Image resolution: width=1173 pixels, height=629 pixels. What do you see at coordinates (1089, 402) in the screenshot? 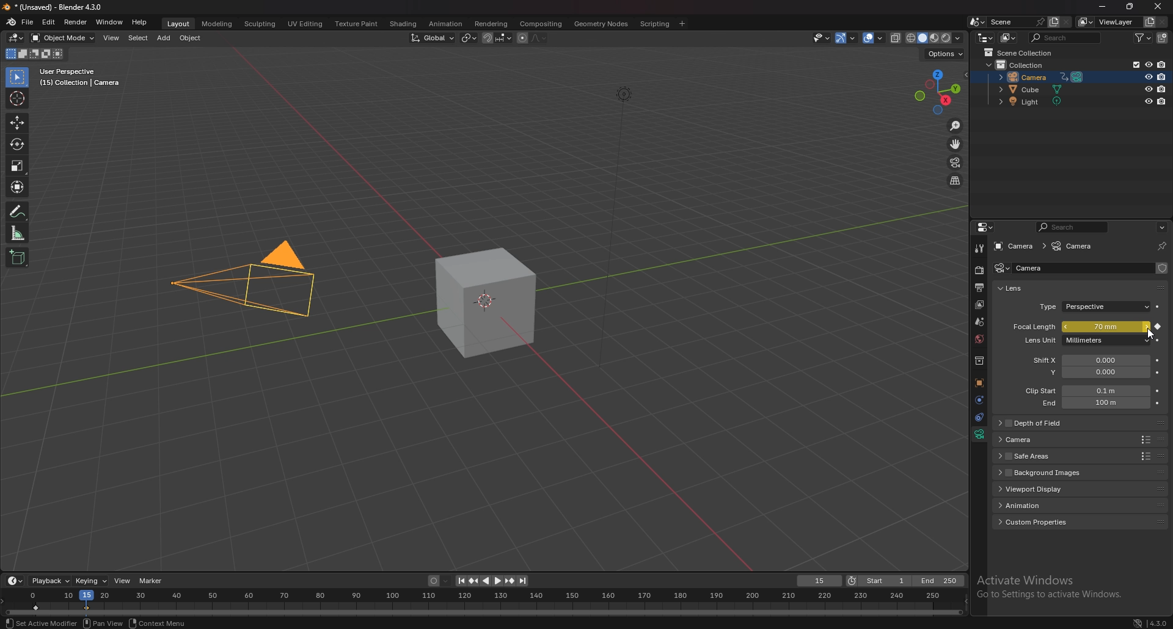
I see `clip end` at bounding box center [1089, 402].